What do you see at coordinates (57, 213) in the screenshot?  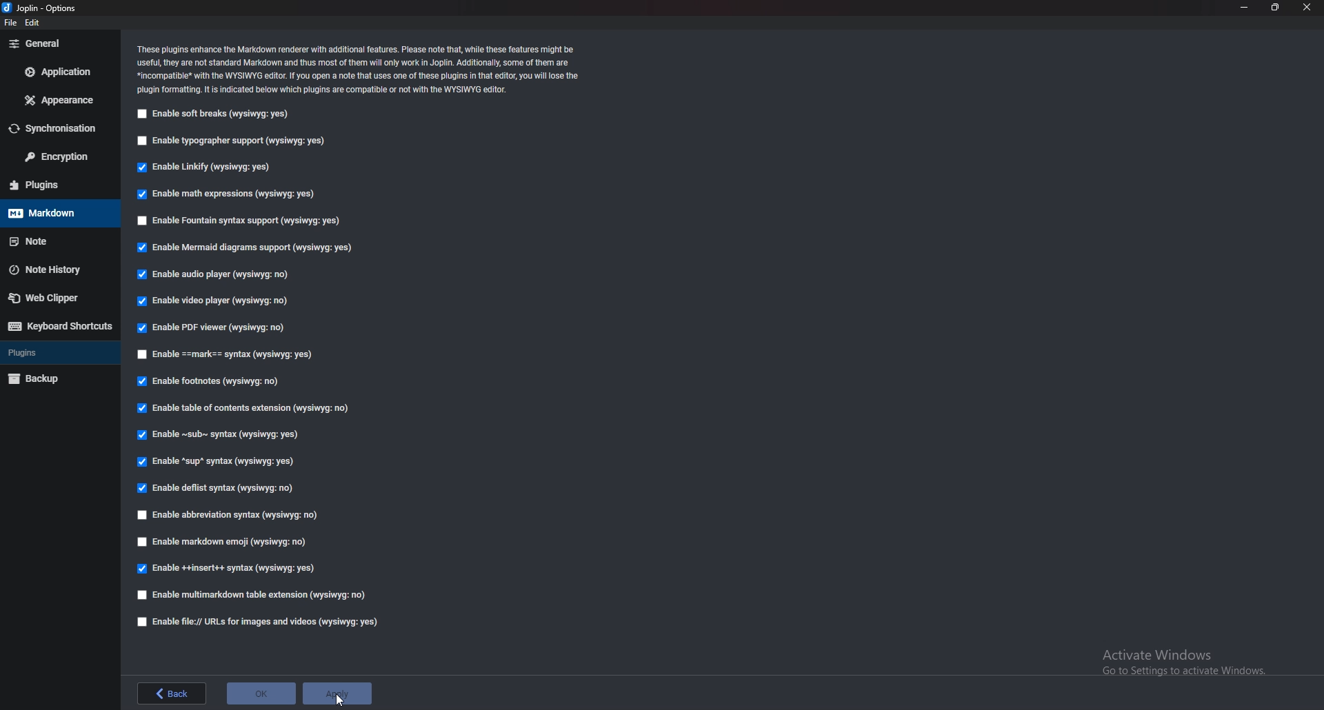 I see `mark down` at bounding box center [57, 213].